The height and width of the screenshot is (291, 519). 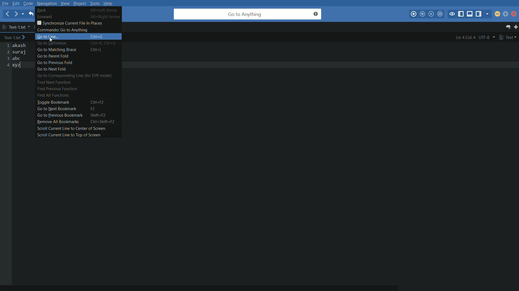 What do you see at coordinates (509, 27) in the screenshot?
I see `show all tabs` at bounding box center [509, 27].